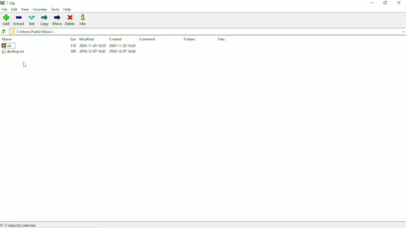 Image resolution: width=406 pixels, height=228 pixels. What do you see at coordinates (15, 10) in the screenshot?
I see `Edit` at bounding box center [15, 10].